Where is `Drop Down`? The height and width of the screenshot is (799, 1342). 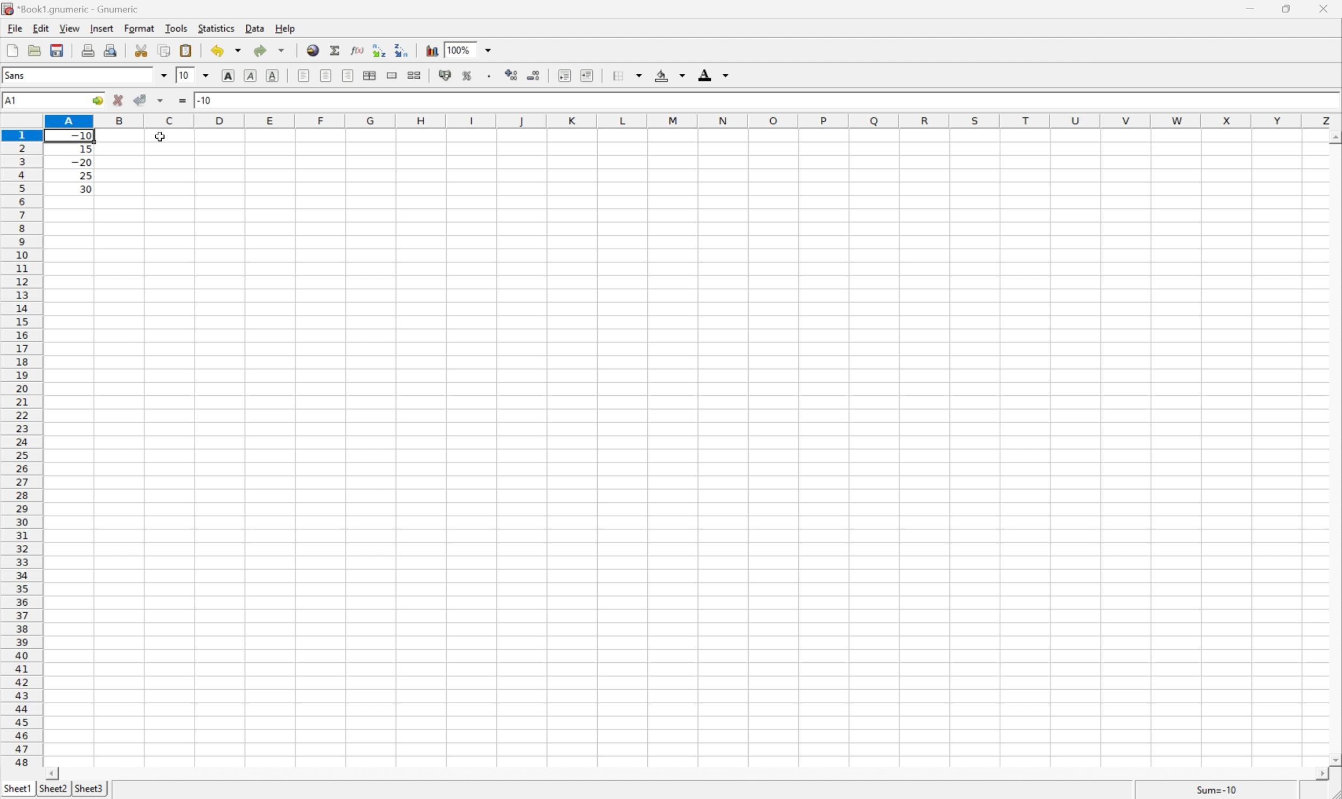
Drop Down is located at coordinates (642, 73).